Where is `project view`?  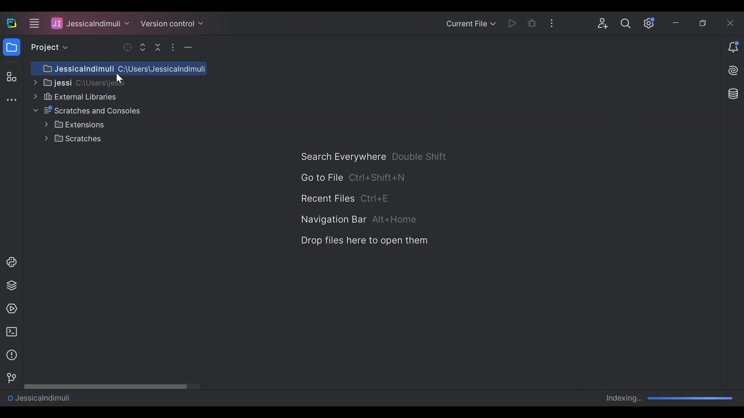 project view is located at coordinates (47, 47).